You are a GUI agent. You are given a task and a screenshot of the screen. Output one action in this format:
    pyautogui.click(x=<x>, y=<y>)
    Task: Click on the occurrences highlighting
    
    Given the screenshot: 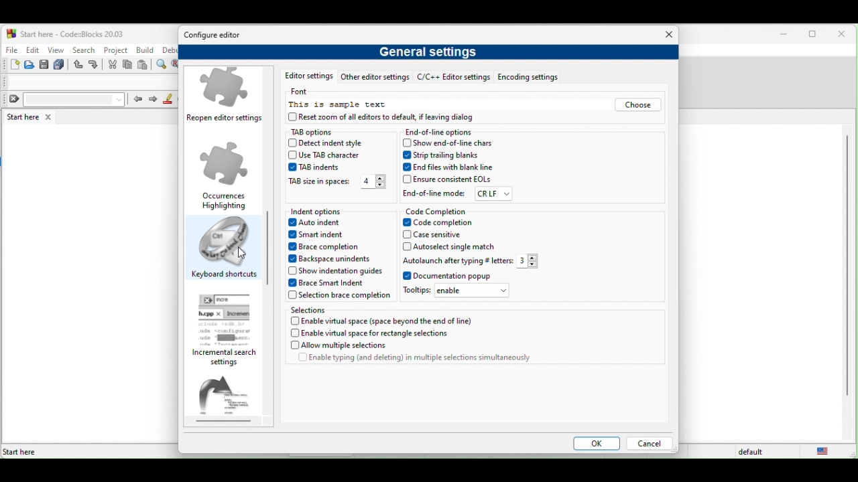 What is the action you would take?
    pyautogui.click(x=225, y=175)
    